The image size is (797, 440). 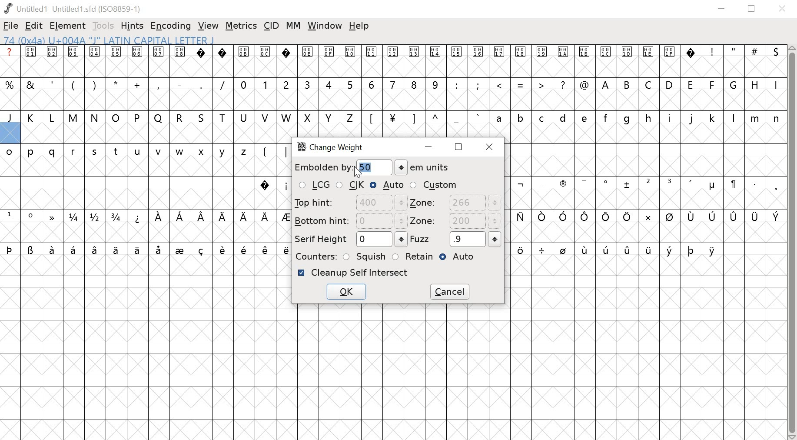 What do you see at coordinates (178, 117) in the screenshot?
I see `uppercase letters` at bounding box center [178, 117].